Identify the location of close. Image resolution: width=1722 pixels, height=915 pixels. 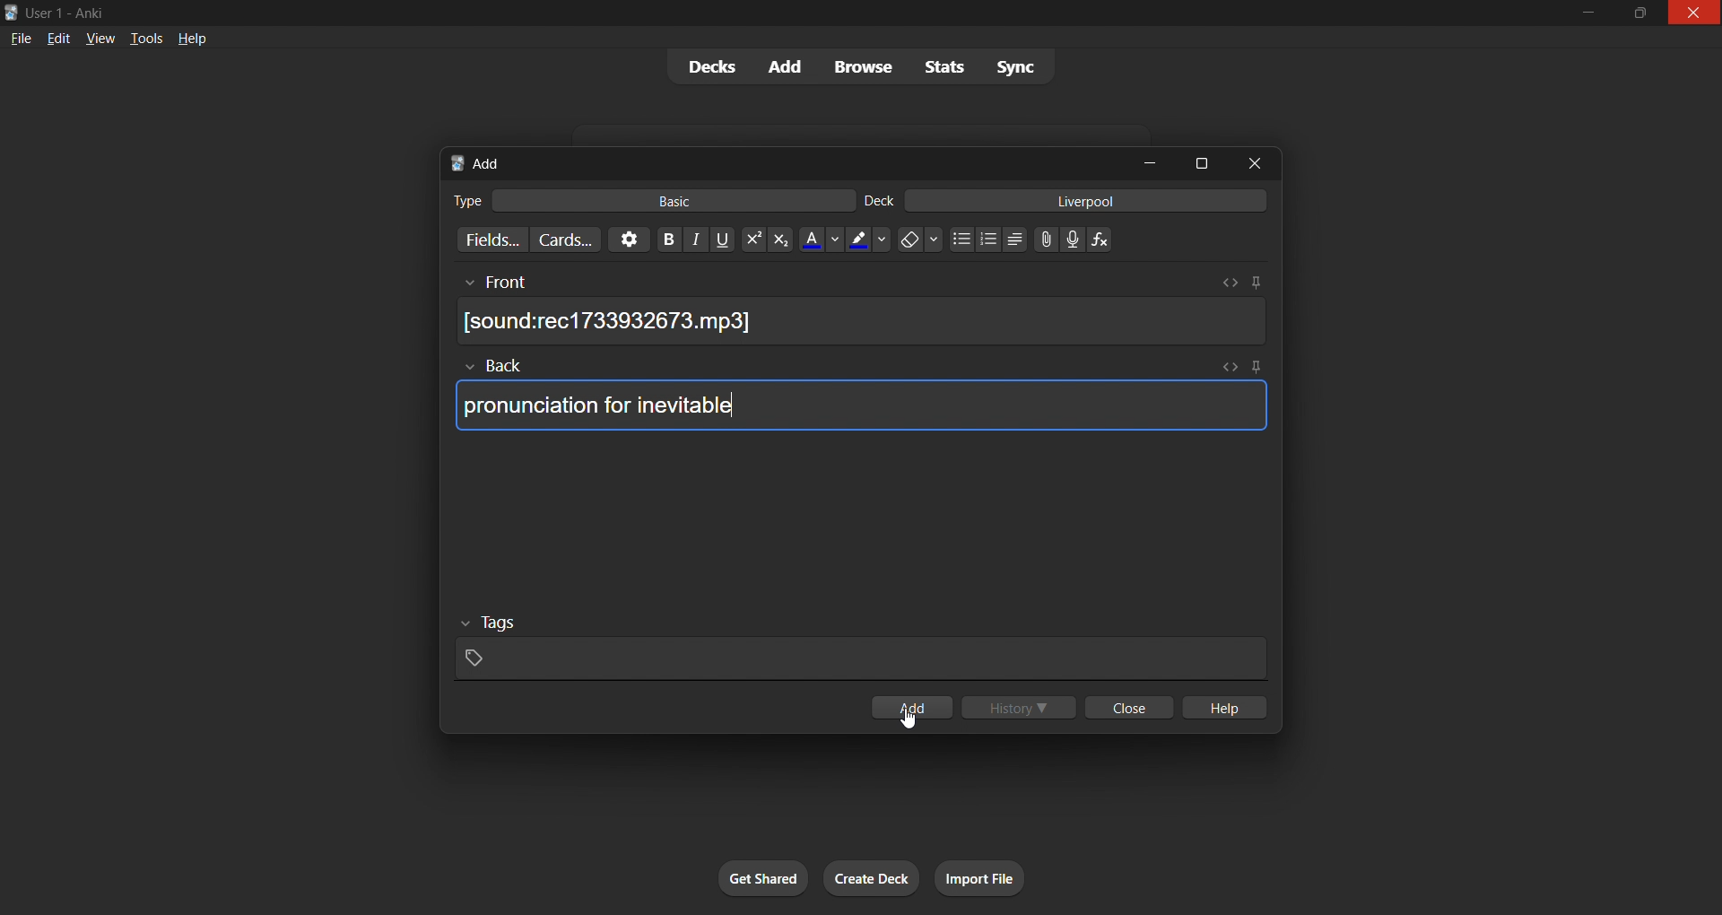
(1693, 15).